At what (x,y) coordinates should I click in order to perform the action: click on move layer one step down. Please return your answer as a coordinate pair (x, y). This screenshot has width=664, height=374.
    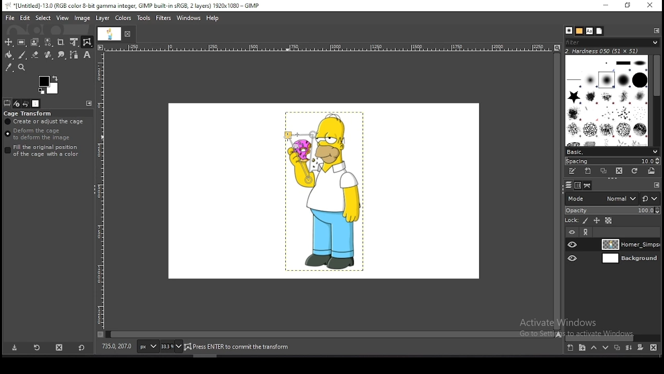
    Looking at the image, I should click on (606, 349).